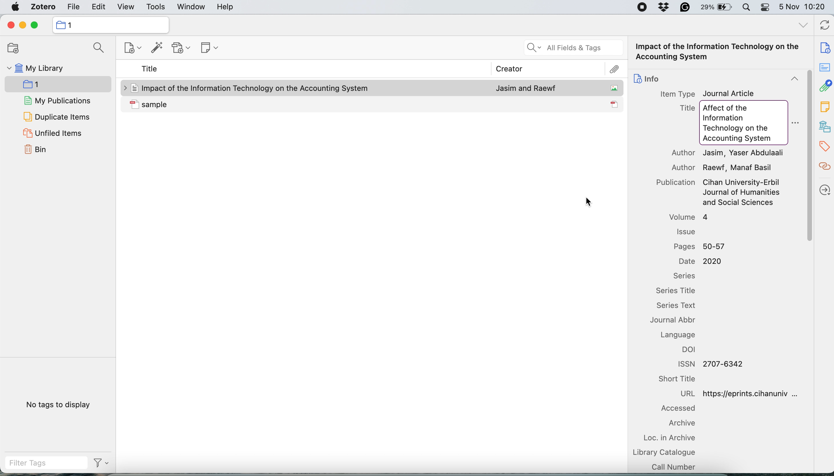 This screenshot has width=834, height=476. What do you see at coordinates (706, 93) in the screenshot?
I see `Item Type Journal Article` at bounding box center [706, 93].